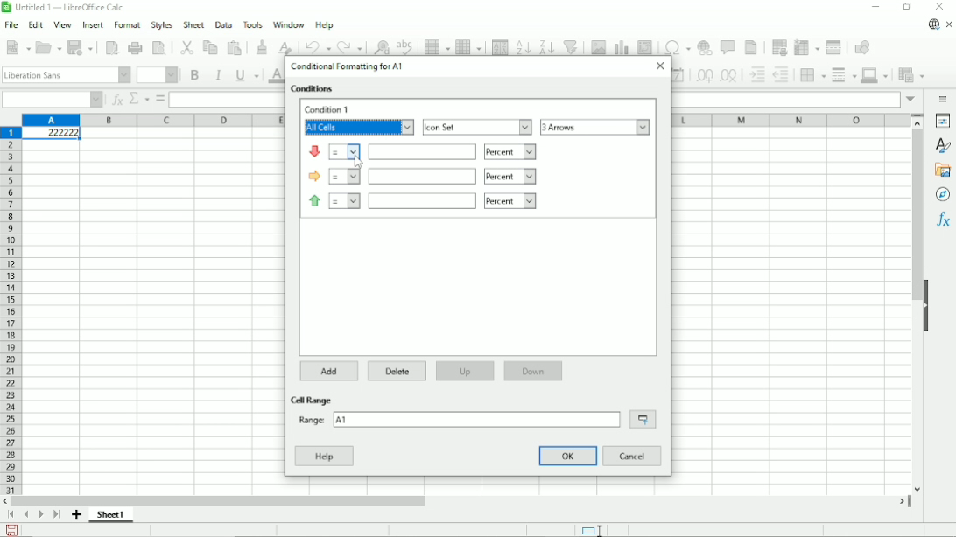  I want to click on Navigator, so click(942, 194).